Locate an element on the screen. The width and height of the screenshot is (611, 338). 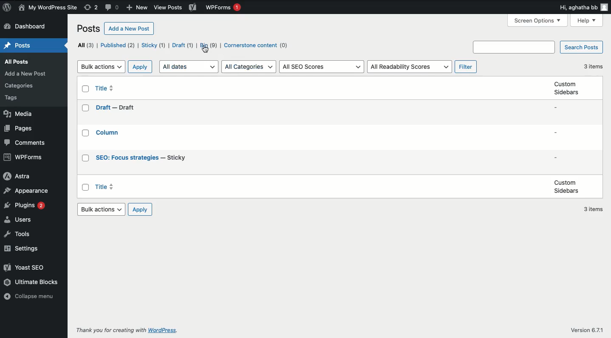
Version 6.7/1 is located at coordinates (587, 330).